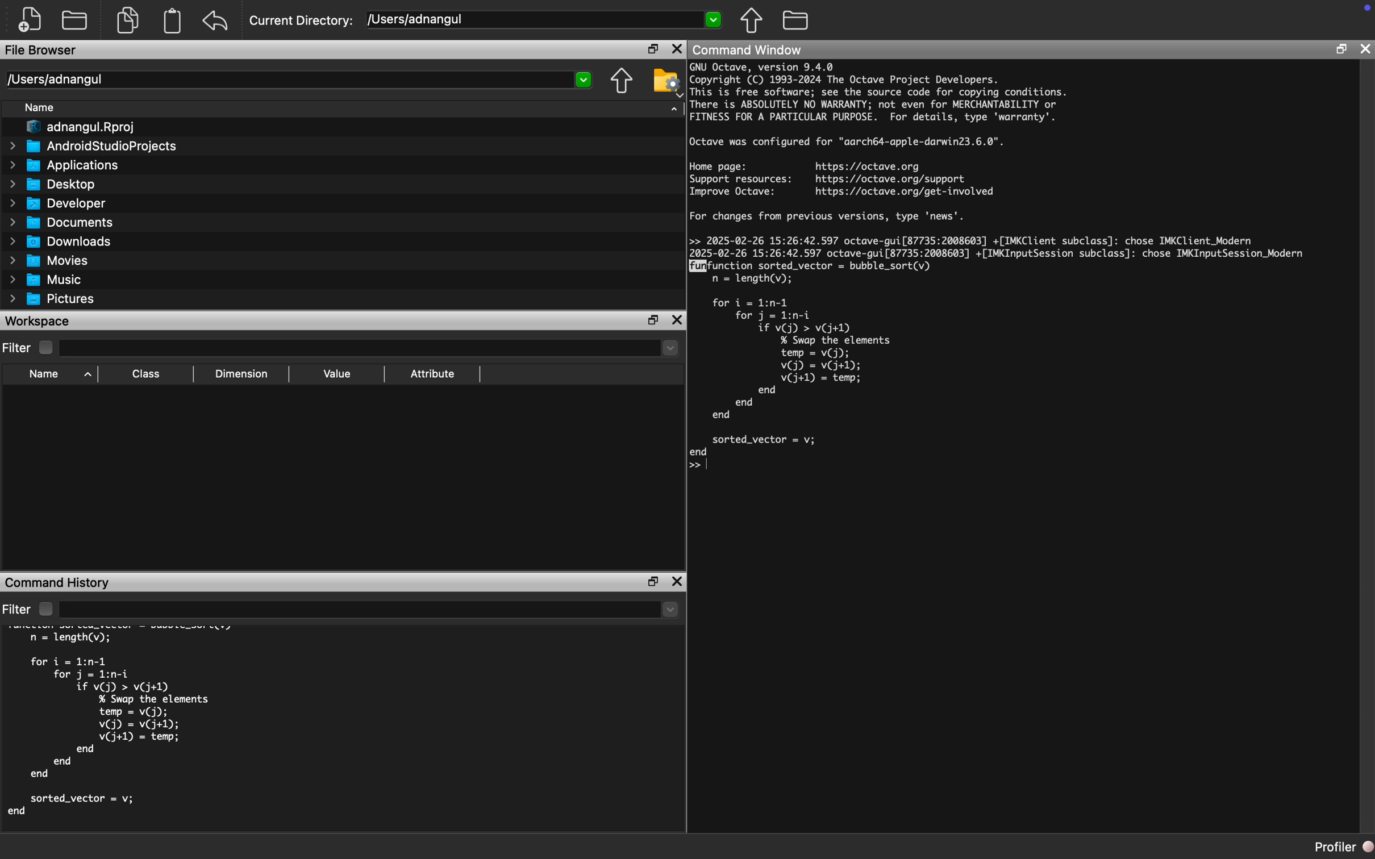 The width and height of the screenshot is (1375, 859). What do you see at coordinates (677, 48) in the screenshot?
I see `Close` at bounding box center [677, 48].